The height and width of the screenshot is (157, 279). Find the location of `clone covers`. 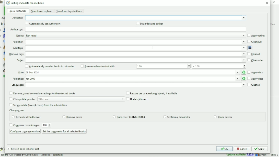

clone covers is located at coordinates (223, 117).